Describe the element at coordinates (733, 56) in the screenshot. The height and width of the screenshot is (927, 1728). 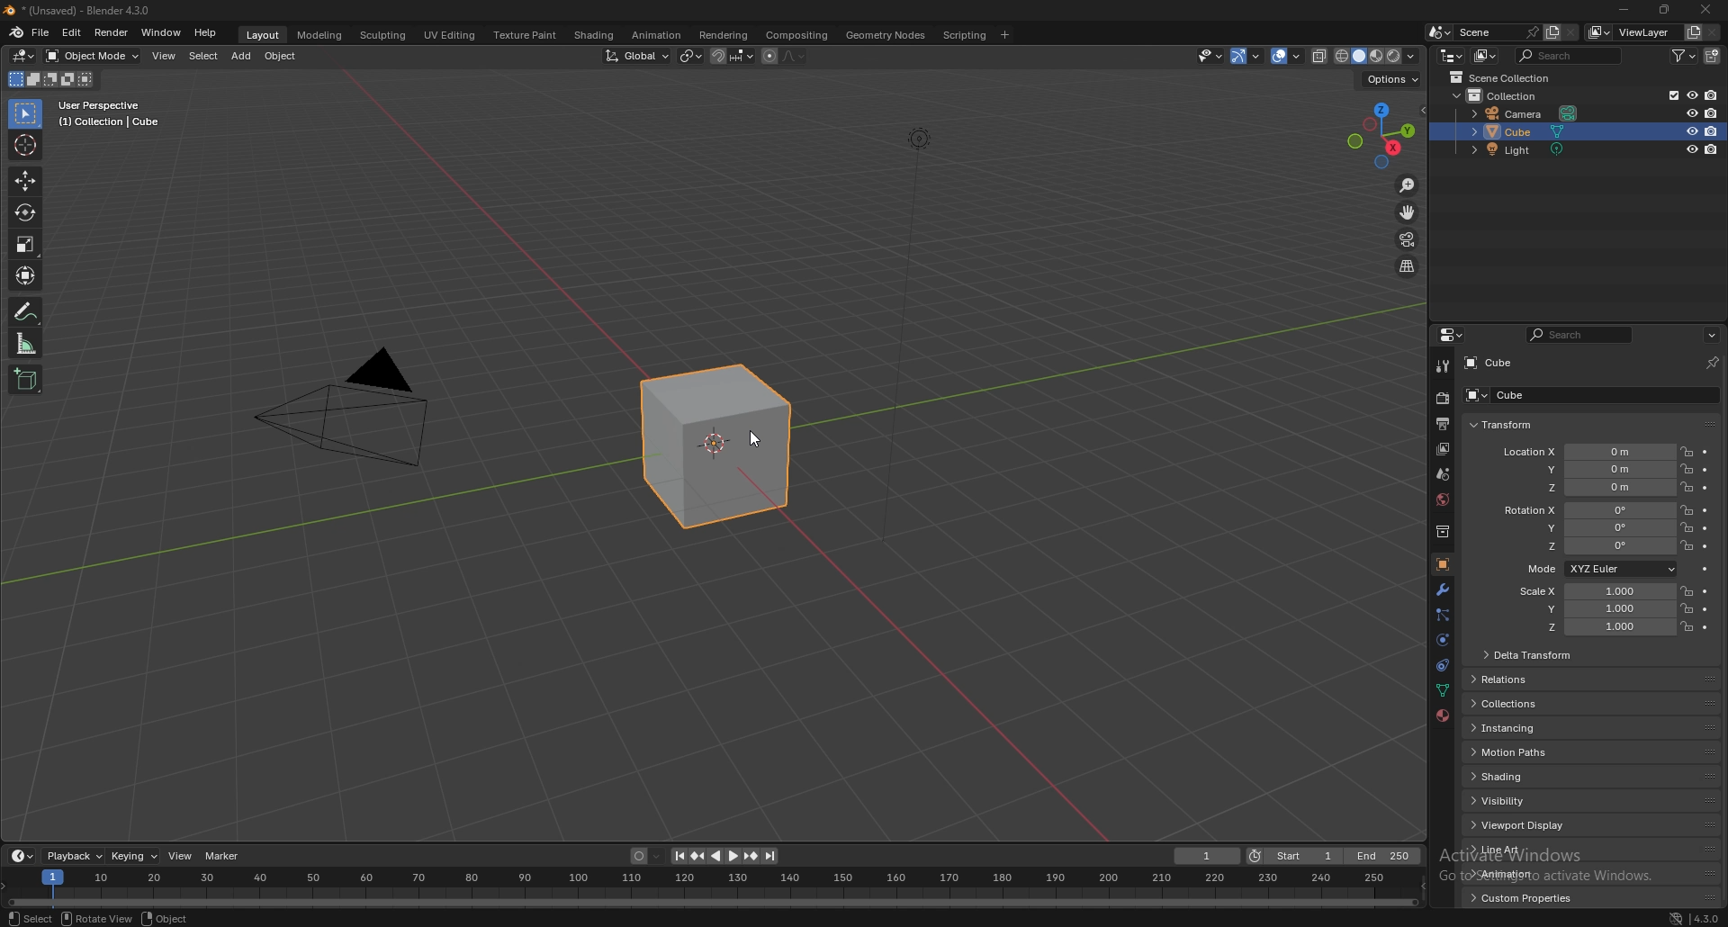
I see `snapping` at that location.